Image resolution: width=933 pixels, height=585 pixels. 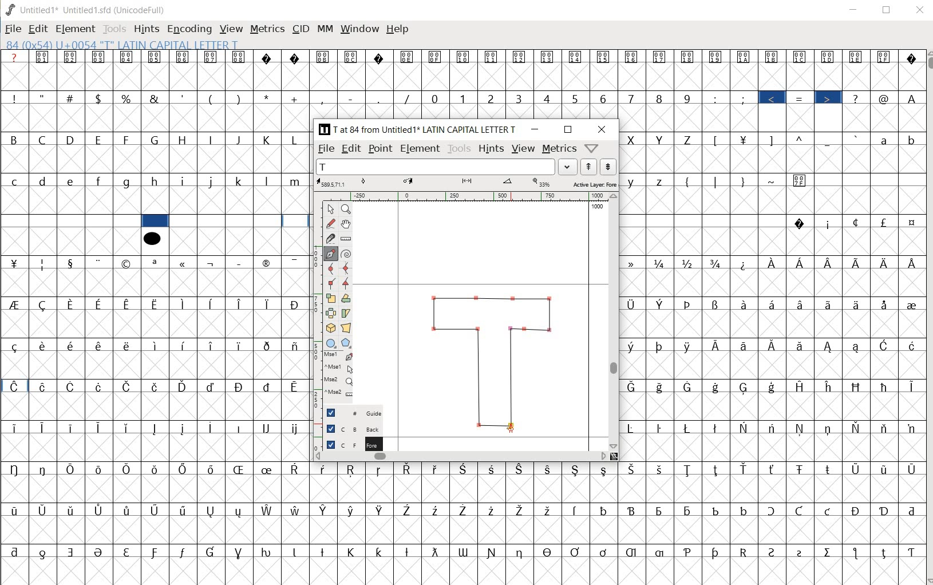 What do you see at coordinates (465, 468) in the screenshot?
I see `Symbol` at bounding box center [465, 468].